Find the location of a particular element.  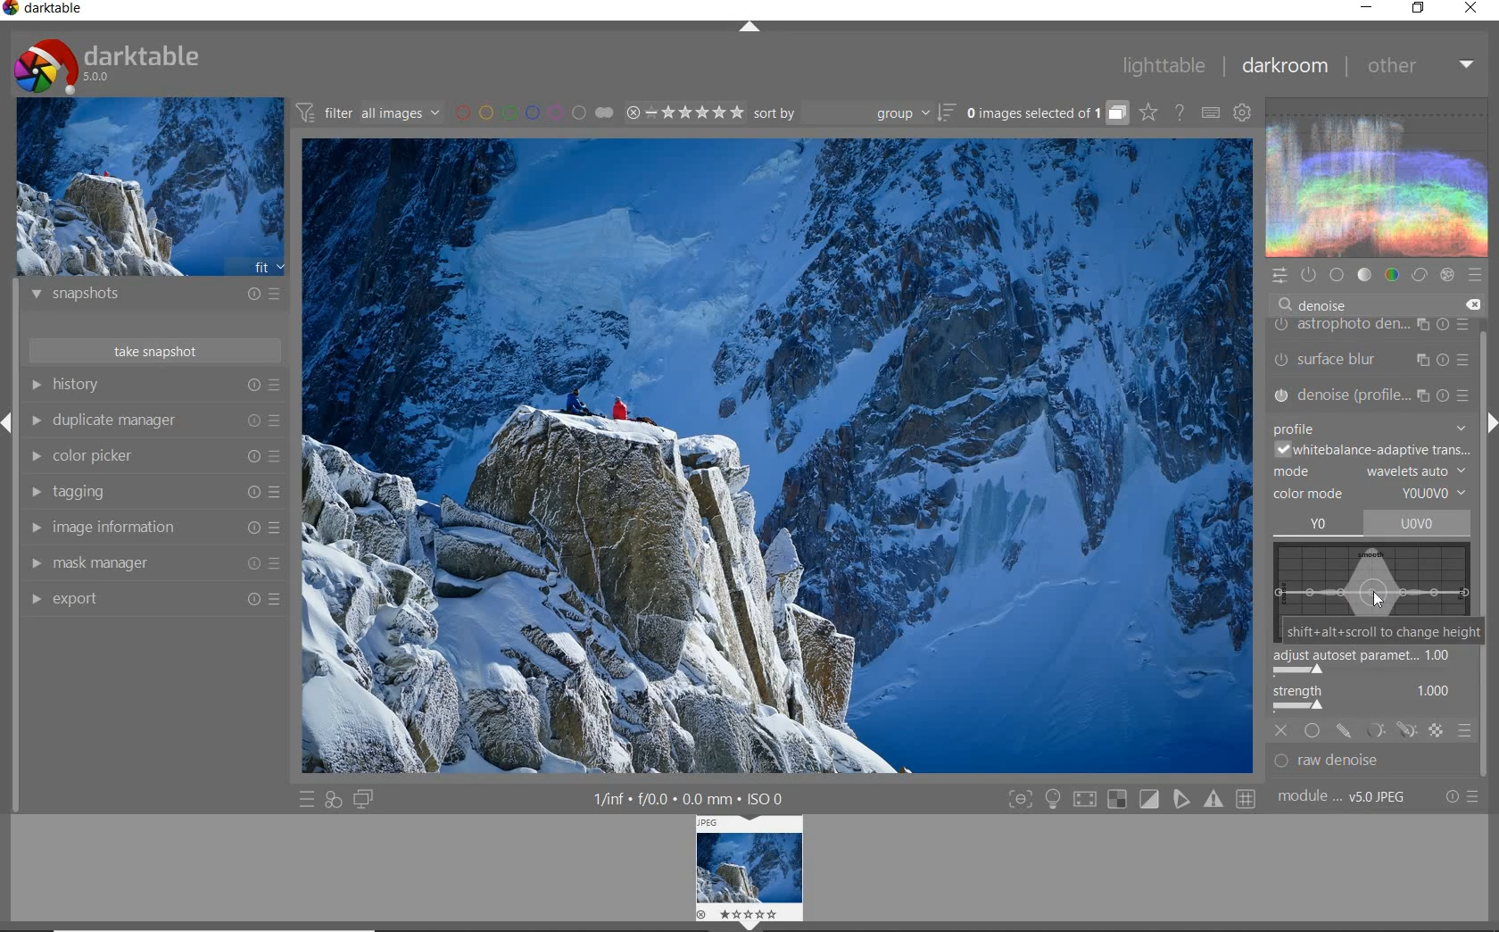

SHIFT+ALT+SCROLL TO CHANGE HEIGHT is located at coordinates (1383, 631).